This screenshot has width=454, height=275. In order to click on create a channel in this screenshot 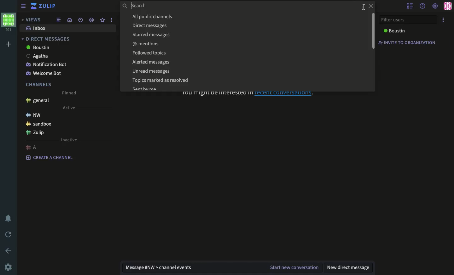, I will do `click(49, 159)`.